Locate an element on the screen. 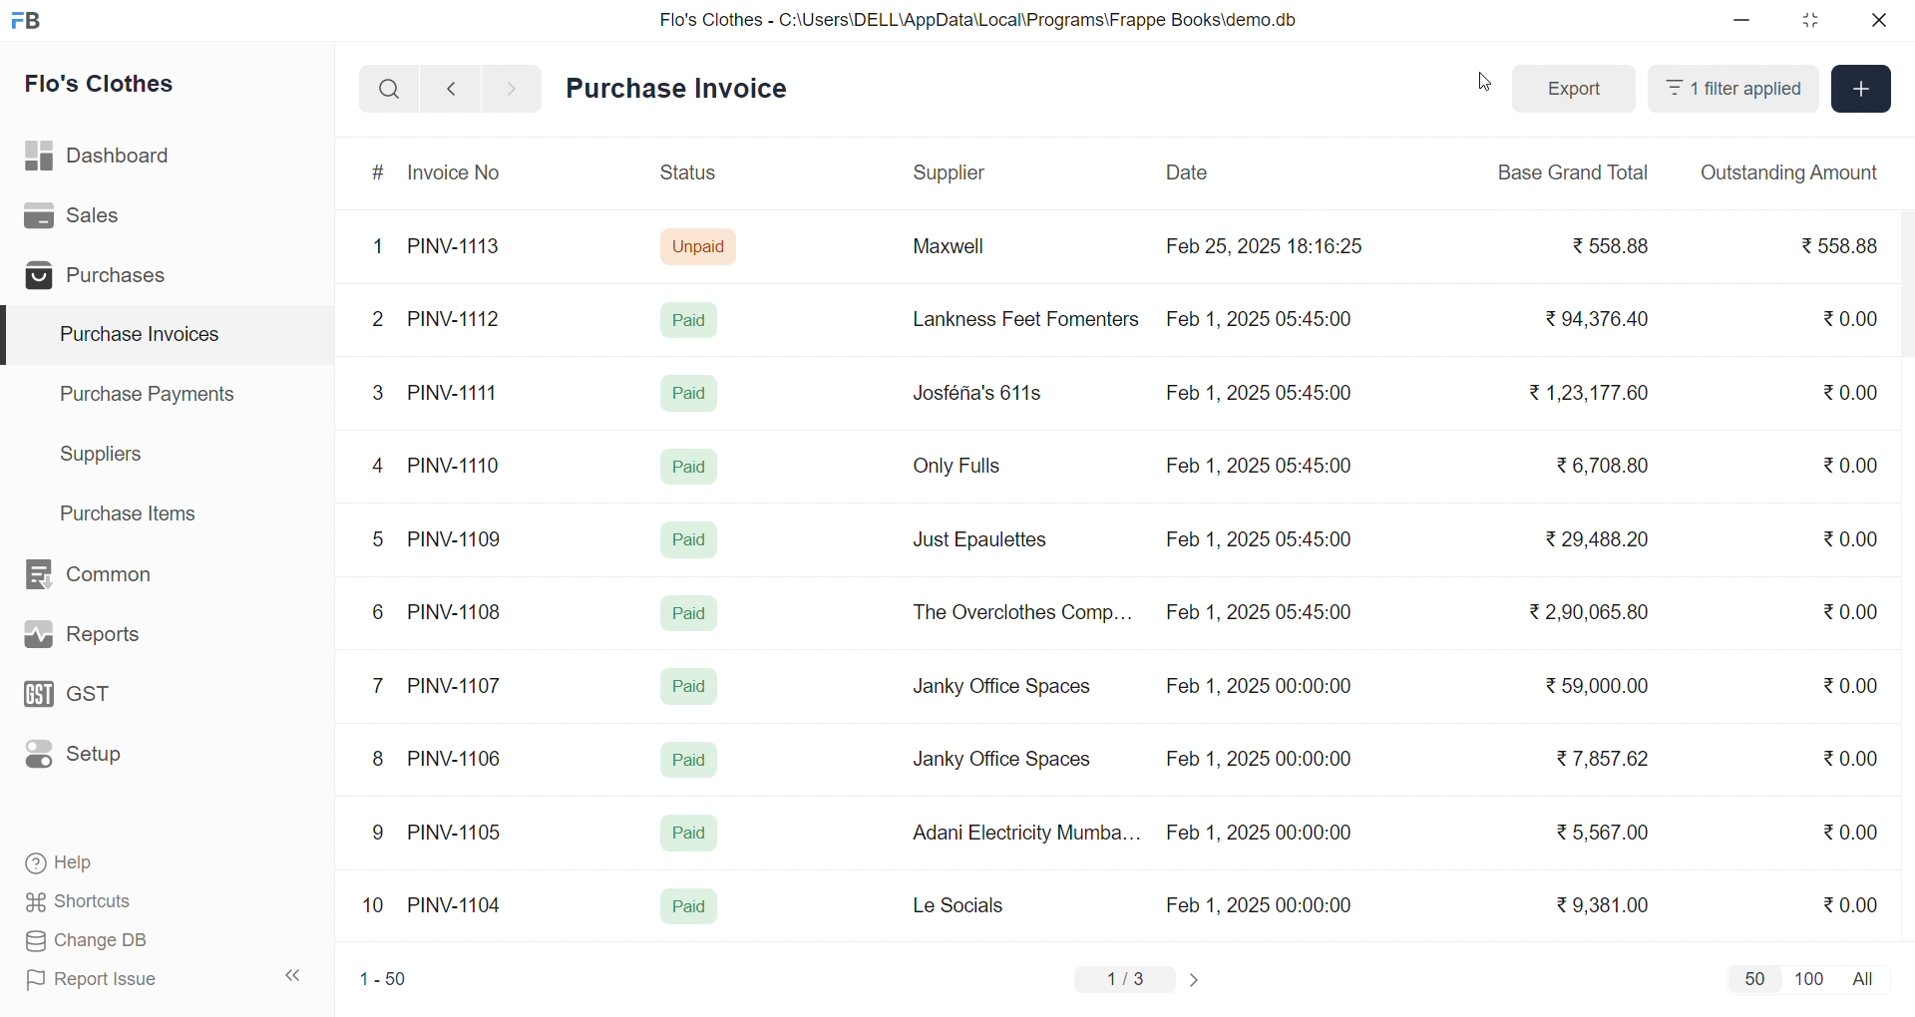  Change DB is located at coordinates (126, 941).